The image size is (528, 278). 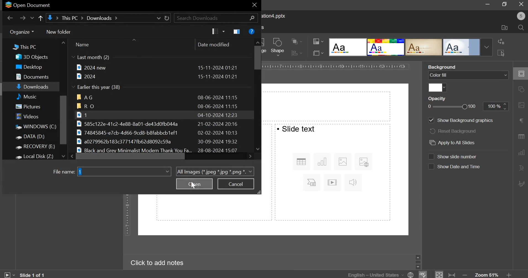 I want to click on recent locations, so click(x=33, y=19).